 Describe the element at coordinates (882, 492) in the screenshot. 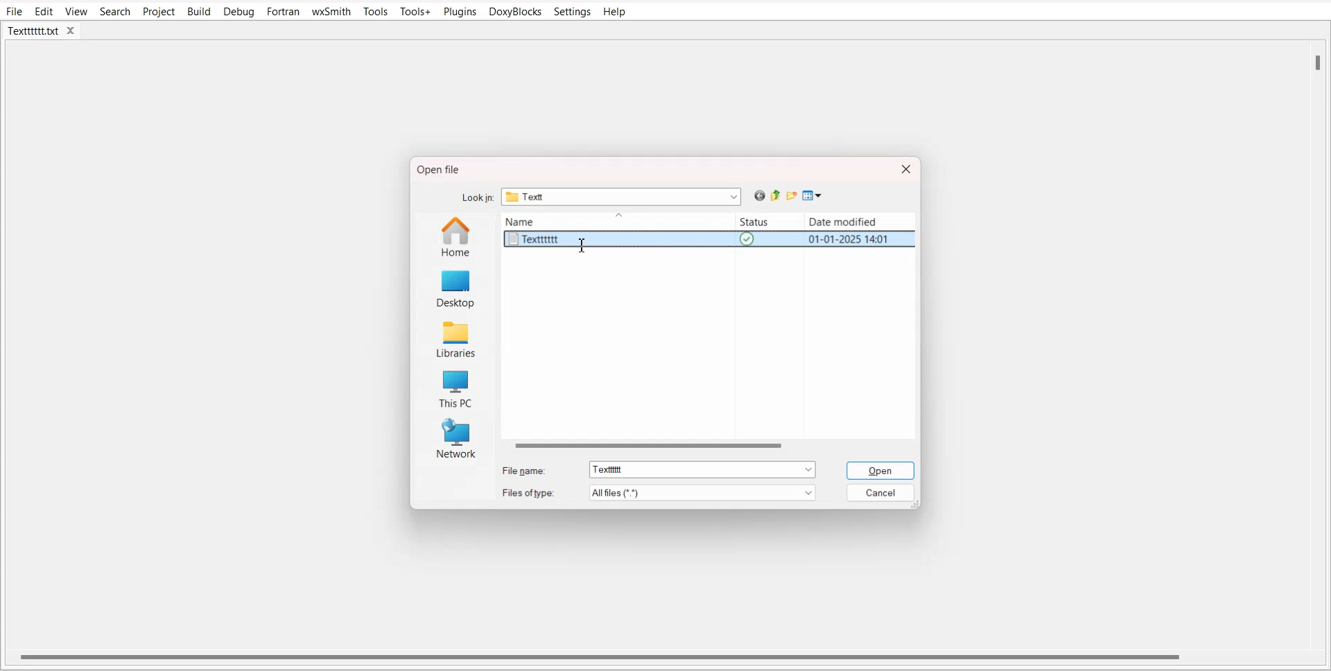

I see `Cancel` at that location.